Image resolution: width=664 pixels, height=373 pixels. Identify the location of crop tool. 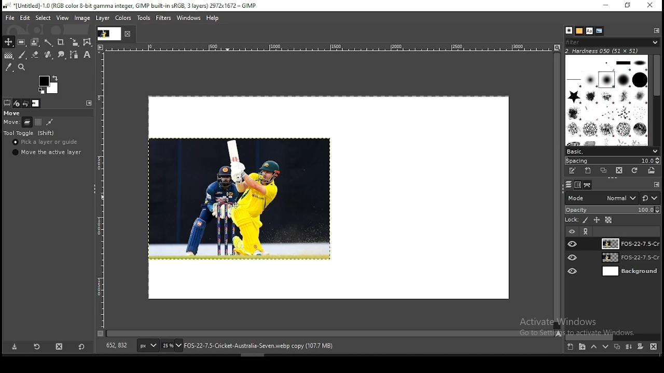
(73, 42).